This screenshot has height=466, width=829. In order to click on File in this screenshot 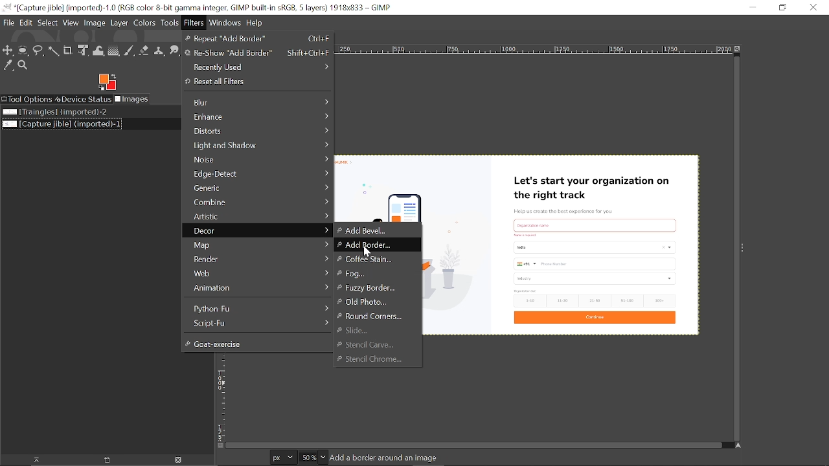, I will do `click(9, 23)`.